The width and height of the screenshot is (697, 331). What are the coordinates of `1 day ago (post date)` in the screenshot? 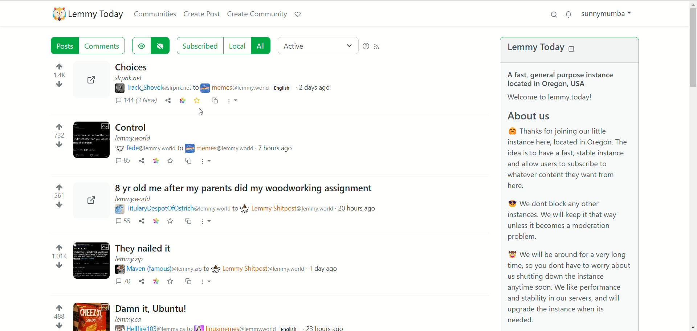 It's located at (327, 269).